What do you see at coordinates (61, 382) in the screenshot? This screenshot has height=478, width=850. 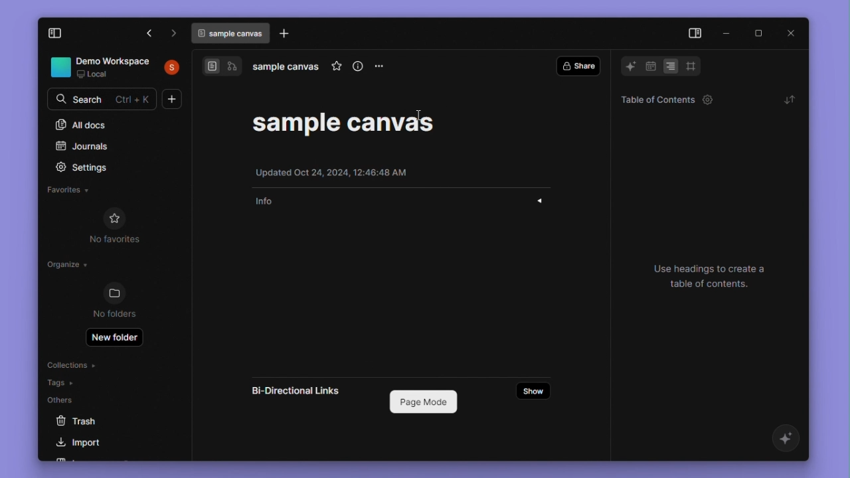 I see `tags` at bounding box center [61, 382].